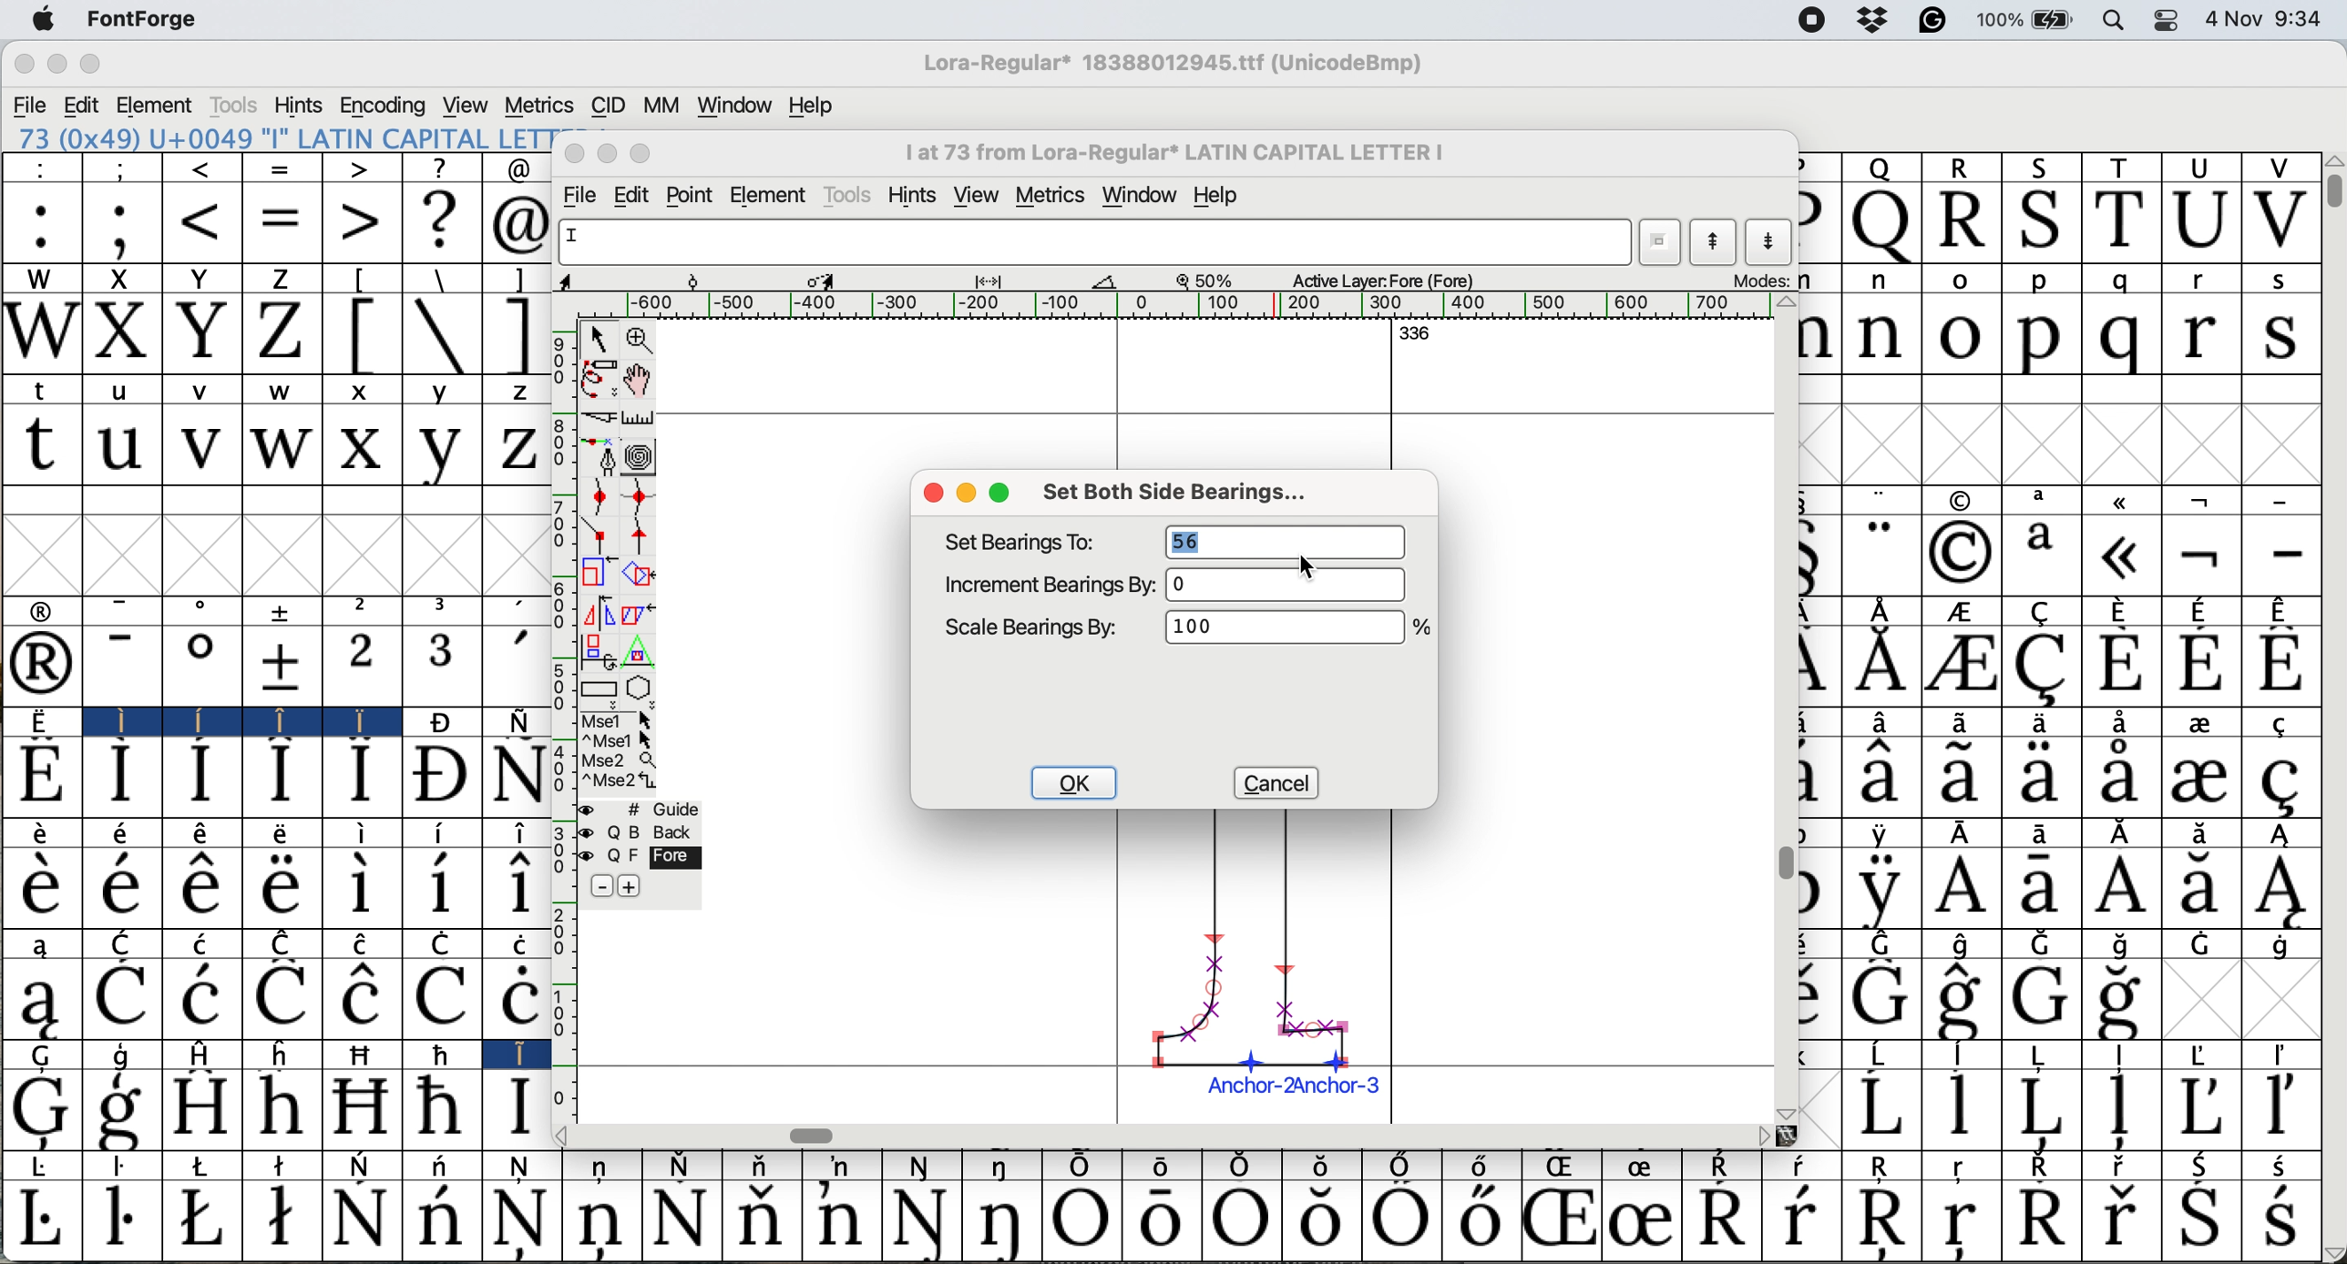 This screenshot has height=1264, width=2347. Describe the element at coordinates (2044, 220) in the screenshot. I see `S` at that location.